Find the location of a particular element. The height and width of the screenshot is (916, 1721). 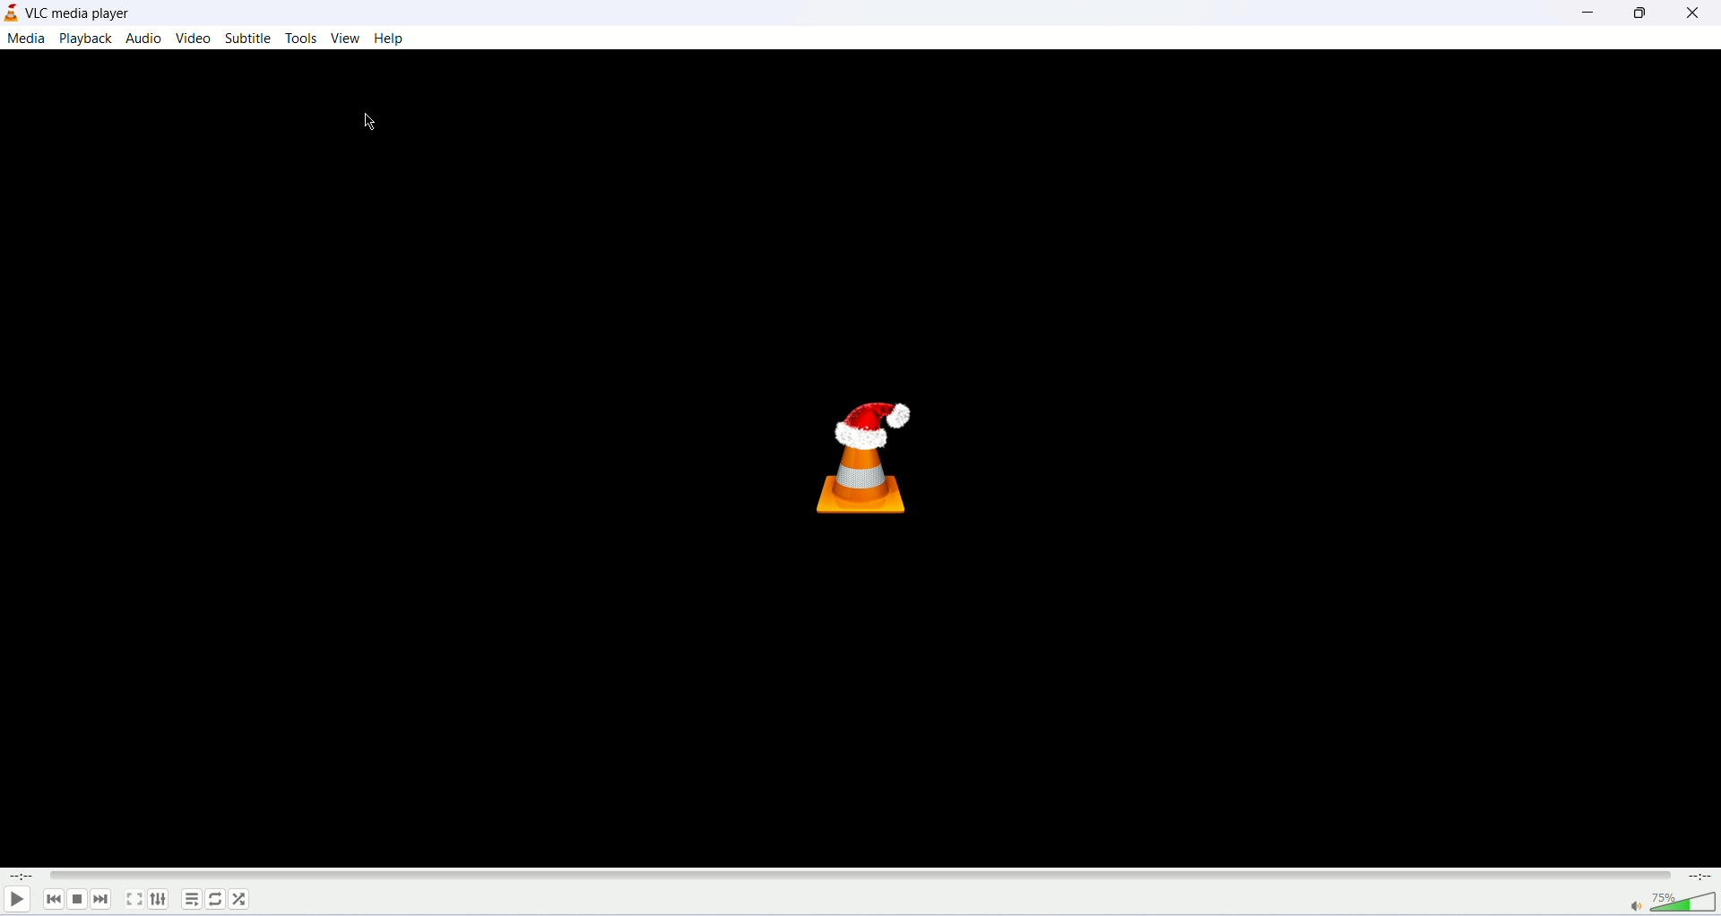

view is located at coordinates (345, 39).